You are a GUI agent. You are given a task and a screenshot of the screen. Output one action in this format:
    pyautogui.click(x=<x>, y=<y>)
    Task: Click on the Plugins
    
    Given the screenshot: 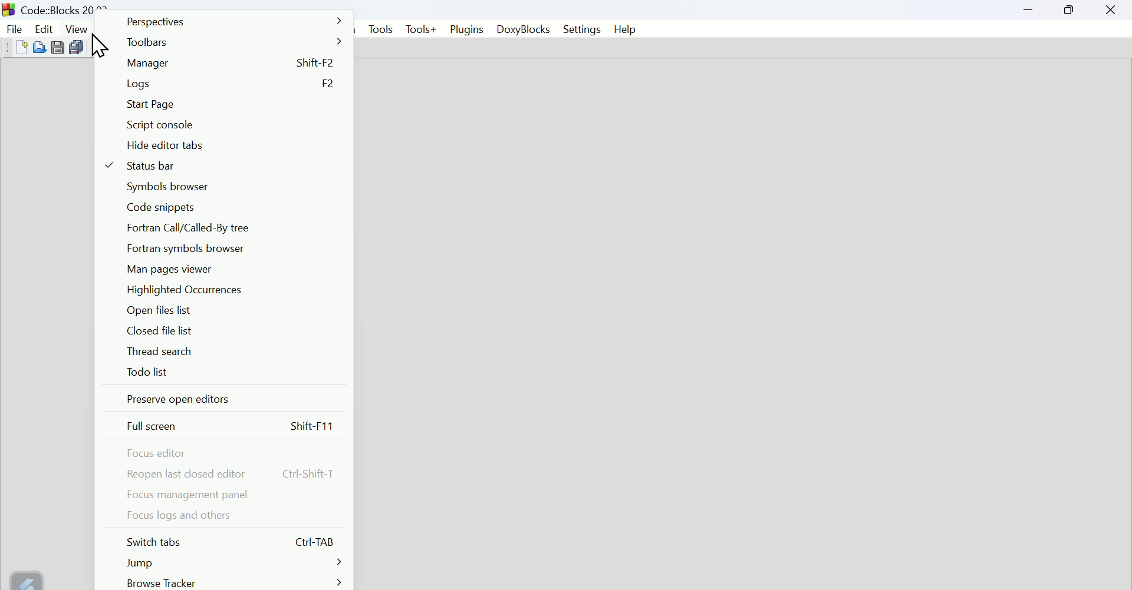 What is the action you would take?
    pyautogui.click(x=468, y=29)
    